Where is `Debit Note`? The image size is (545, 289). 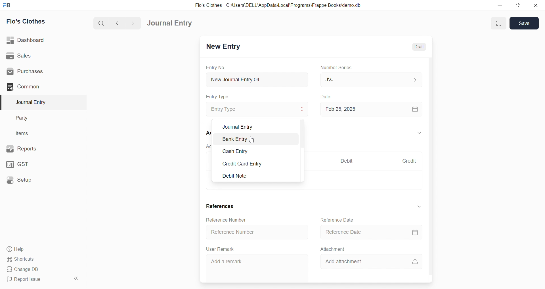 Debit Note is located at coordinates (255, 176).